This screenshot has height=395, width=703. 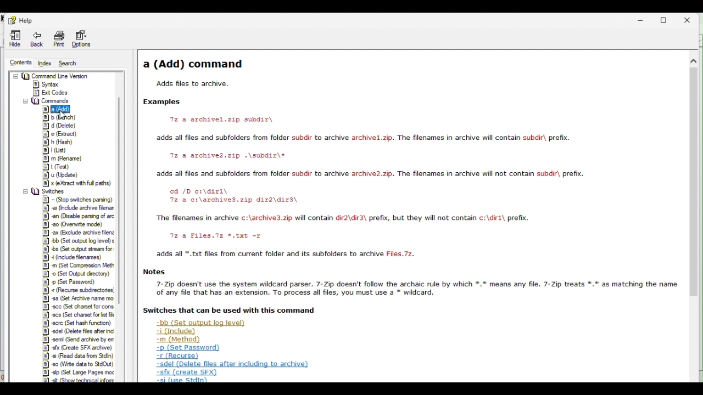 I want to click on command line, so click(x=51, y=76).